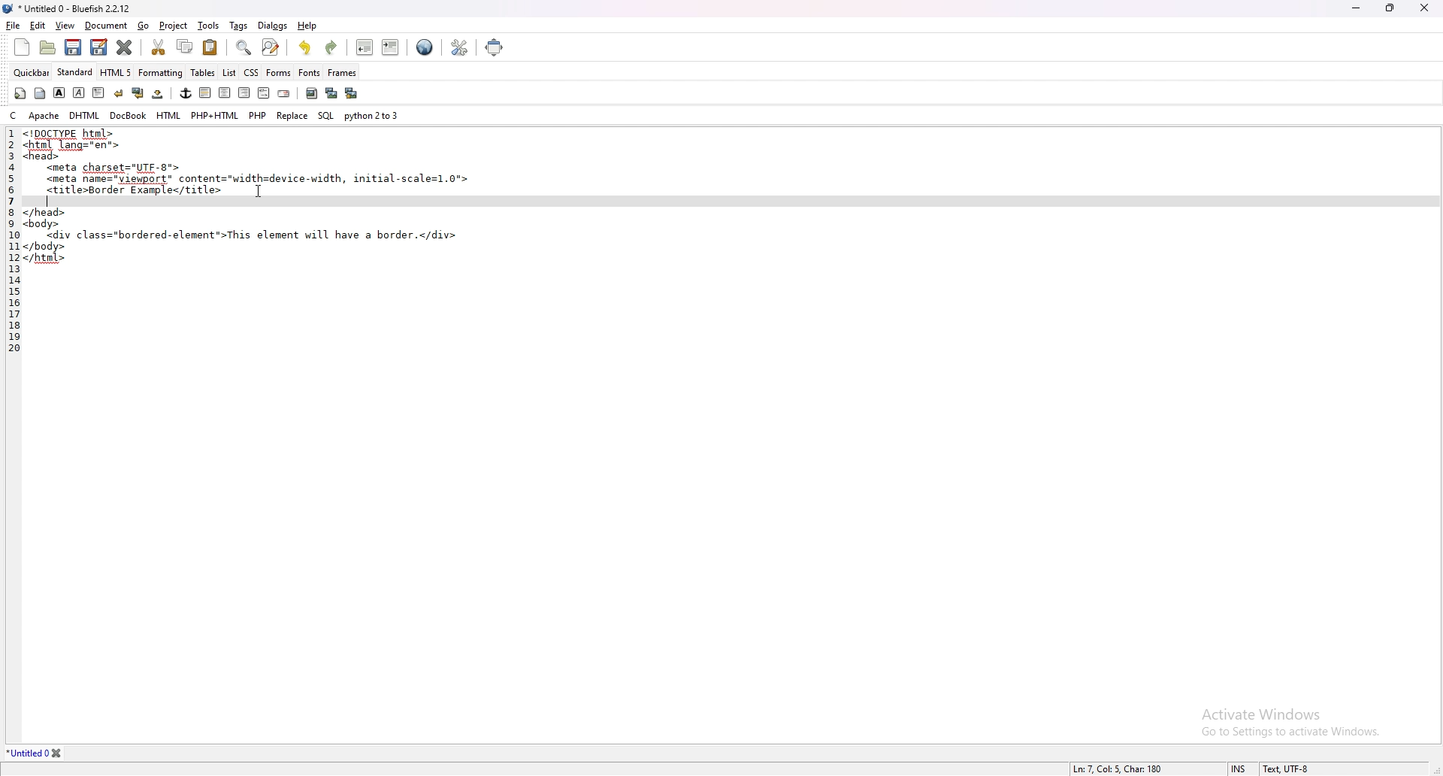 The width and height of the screenshot is (1443, 776). Describe the element at coordinates (138, 93) in the screenshot. I see `break and clear` at that location.